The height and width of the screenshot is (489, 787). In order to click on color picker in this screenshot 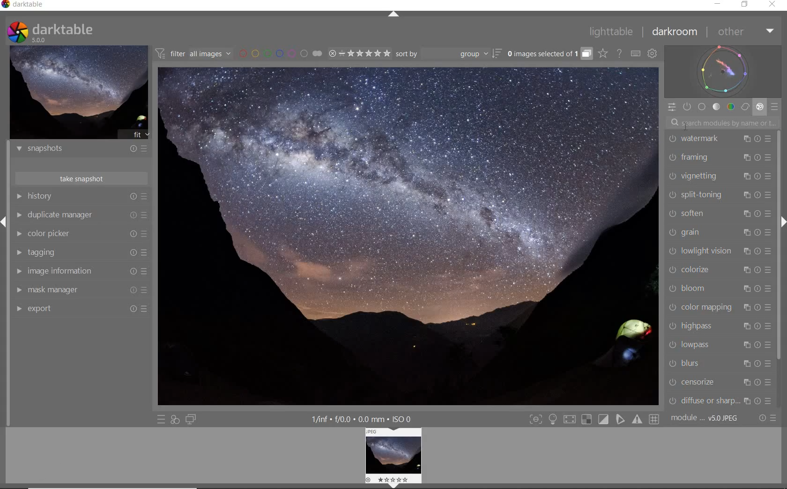, I will do `click(54, 233)`.